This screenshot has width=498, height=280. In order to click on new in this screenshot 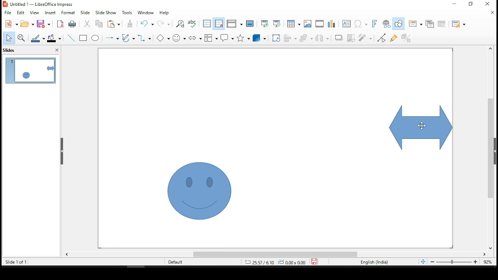, I will do `click(10, 24)`.